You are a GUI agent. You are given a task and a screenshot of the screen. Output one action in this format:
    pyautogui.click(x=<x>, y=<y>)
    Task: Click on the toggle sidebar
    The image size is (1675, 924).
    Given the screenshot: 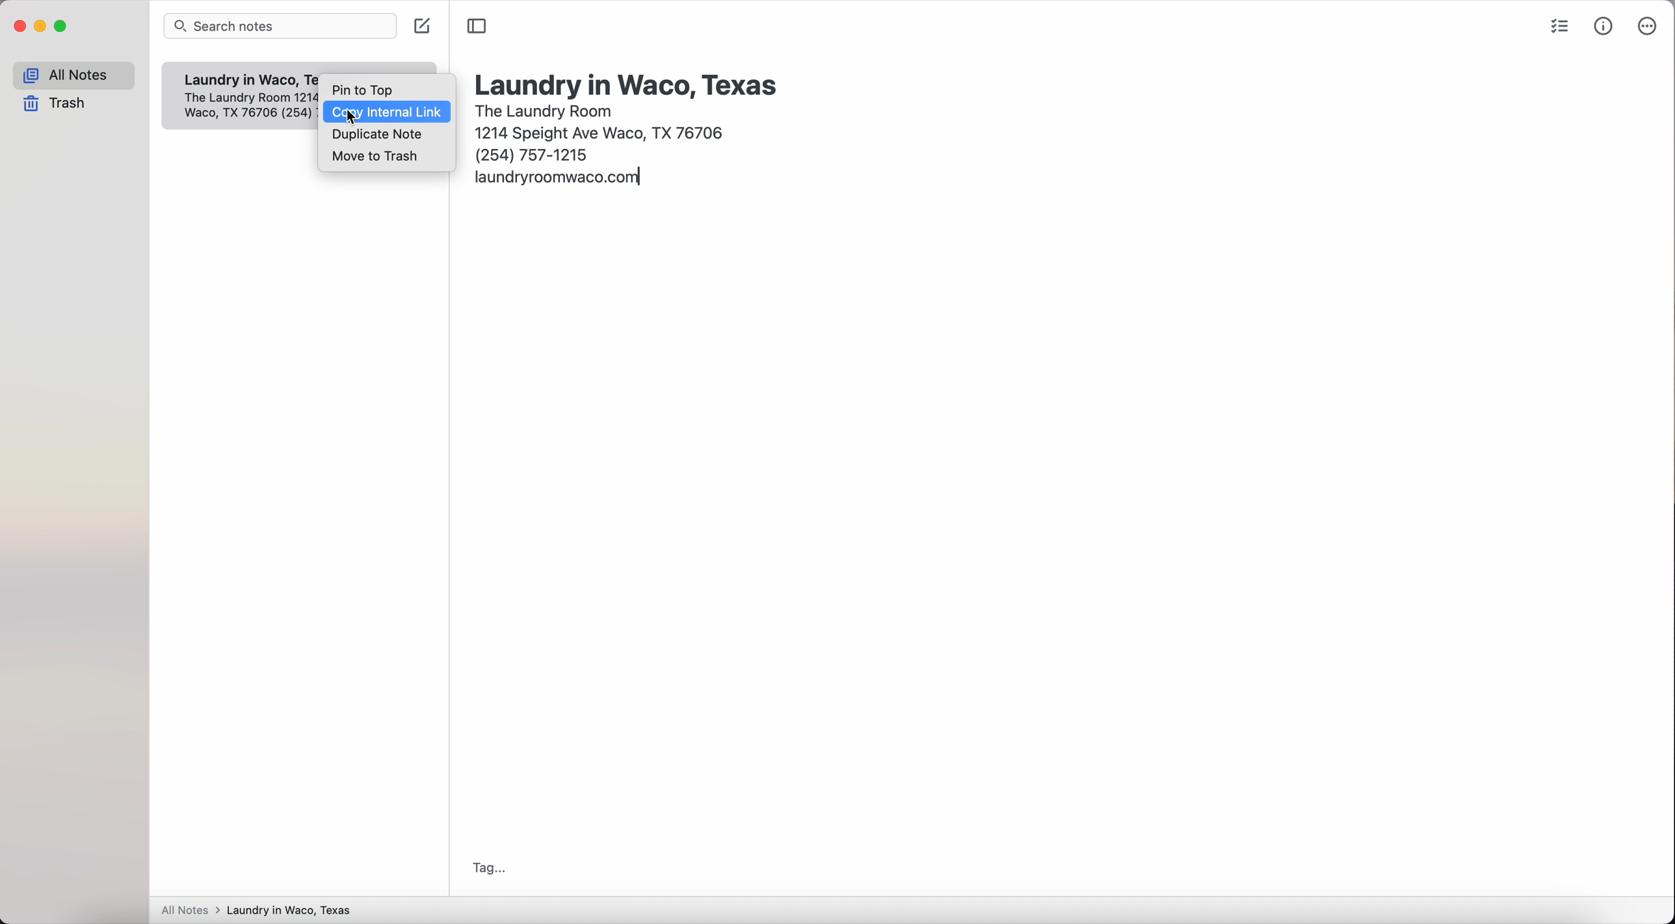 What is the action you would take?
    pyautogui.click(x=477, y=26)
    